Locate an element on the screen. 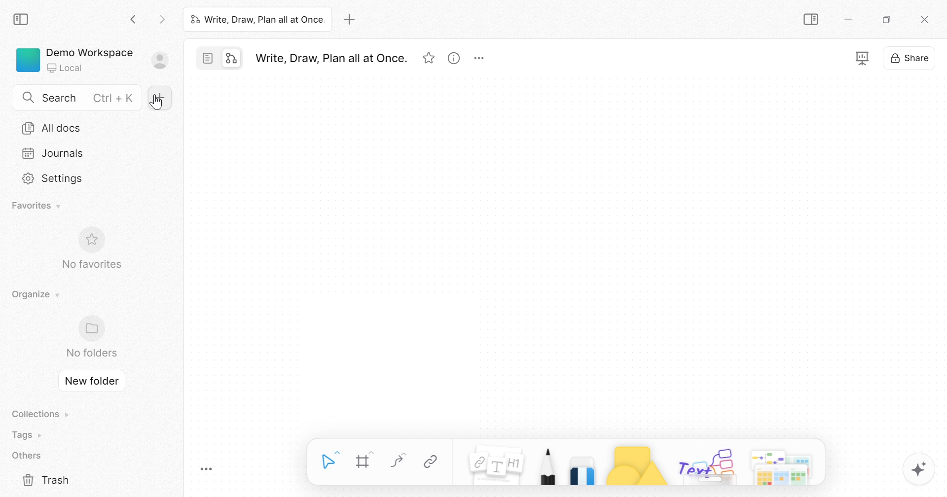 The height and width of the screenshot is (497, 947). No folders is located at coordinates (92, 353).